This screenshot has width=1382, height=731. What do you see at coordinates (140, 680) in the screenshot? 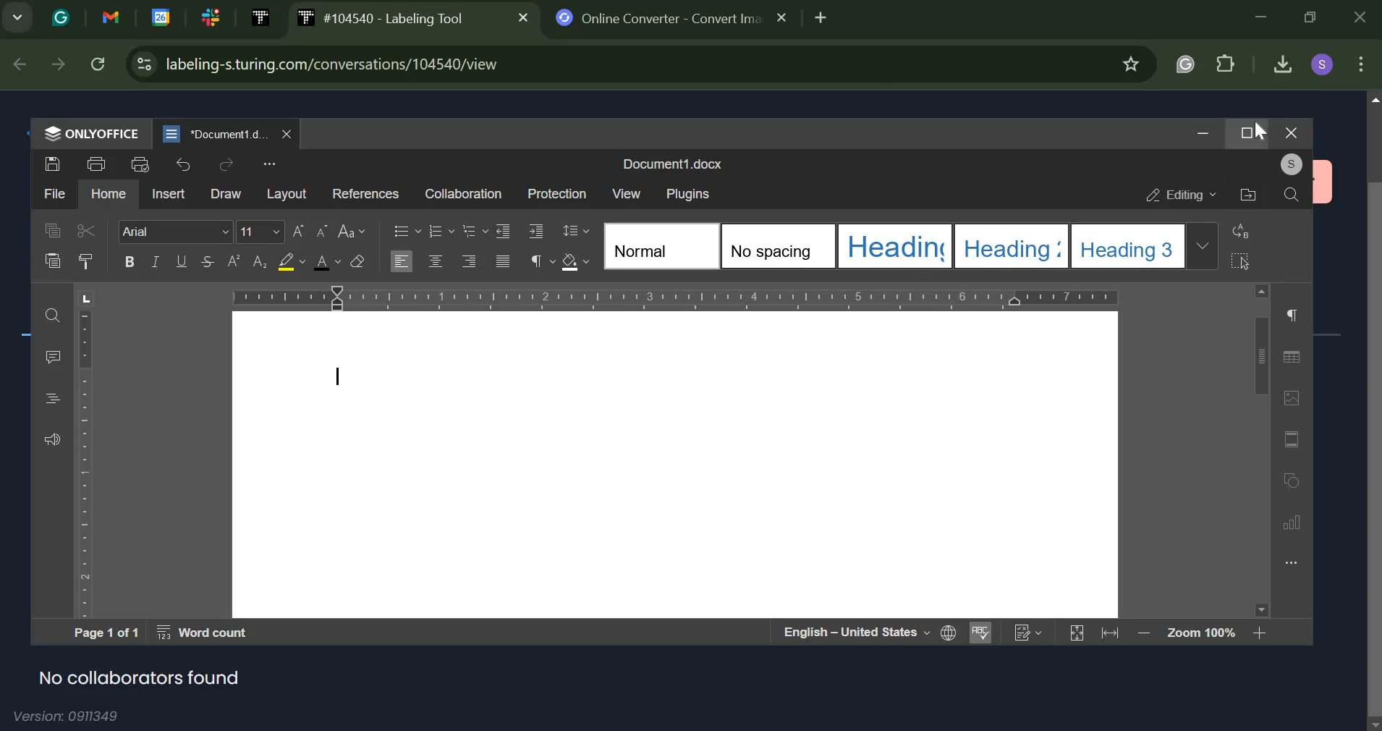
I see `No collaborators found` at bounding box center [140, 680].